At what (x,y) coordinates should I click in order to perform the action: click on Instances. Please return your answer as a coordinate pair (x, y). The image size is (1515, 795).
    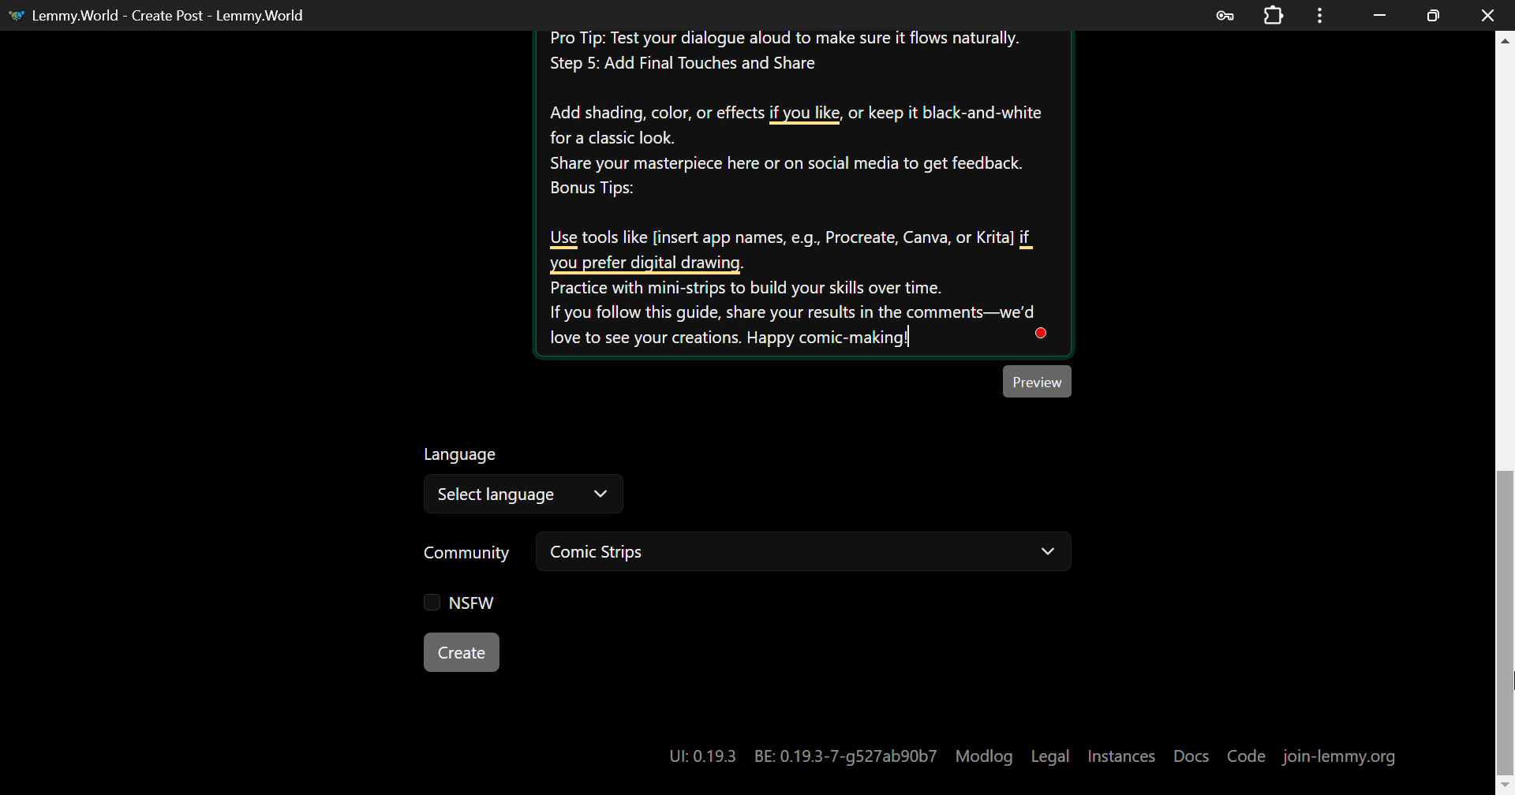
    Looking at the image, I should click on (1122, 756).